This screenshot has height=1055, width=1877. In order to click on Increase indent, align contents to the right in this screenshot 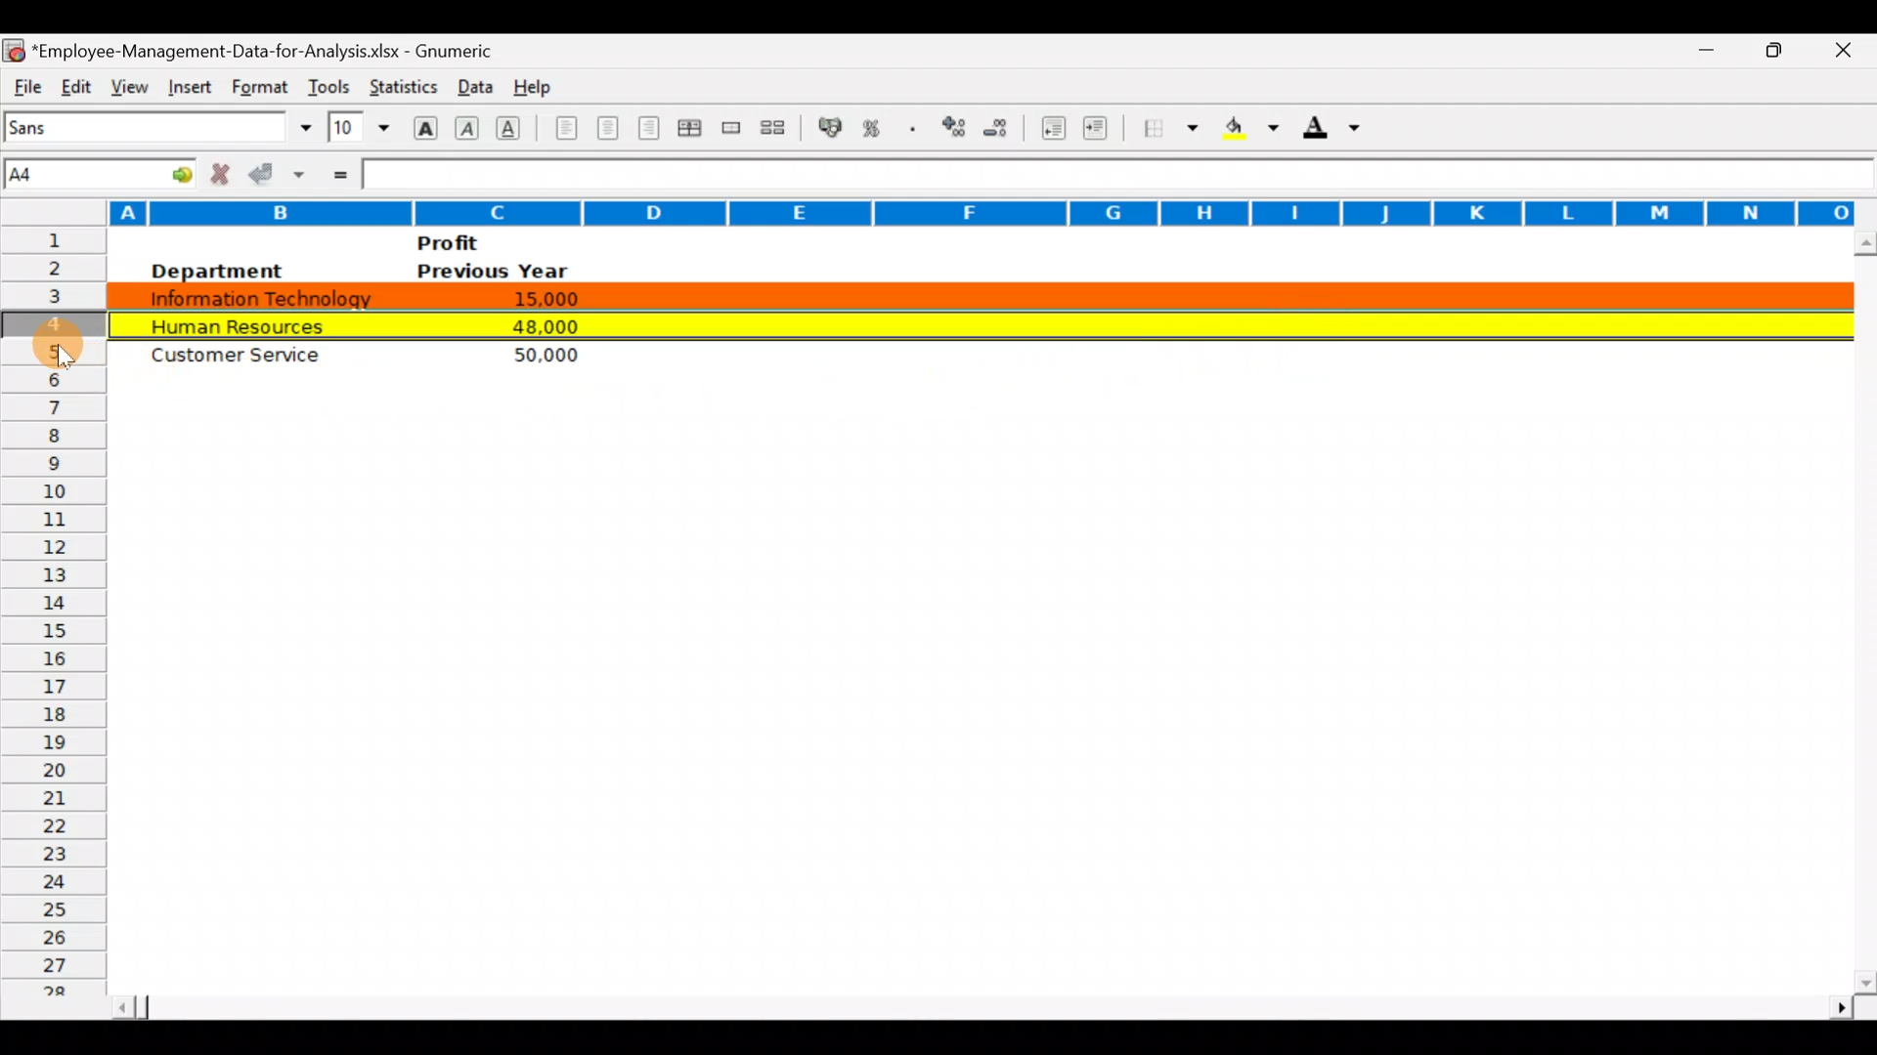, I will do `click(1099, 130)`.